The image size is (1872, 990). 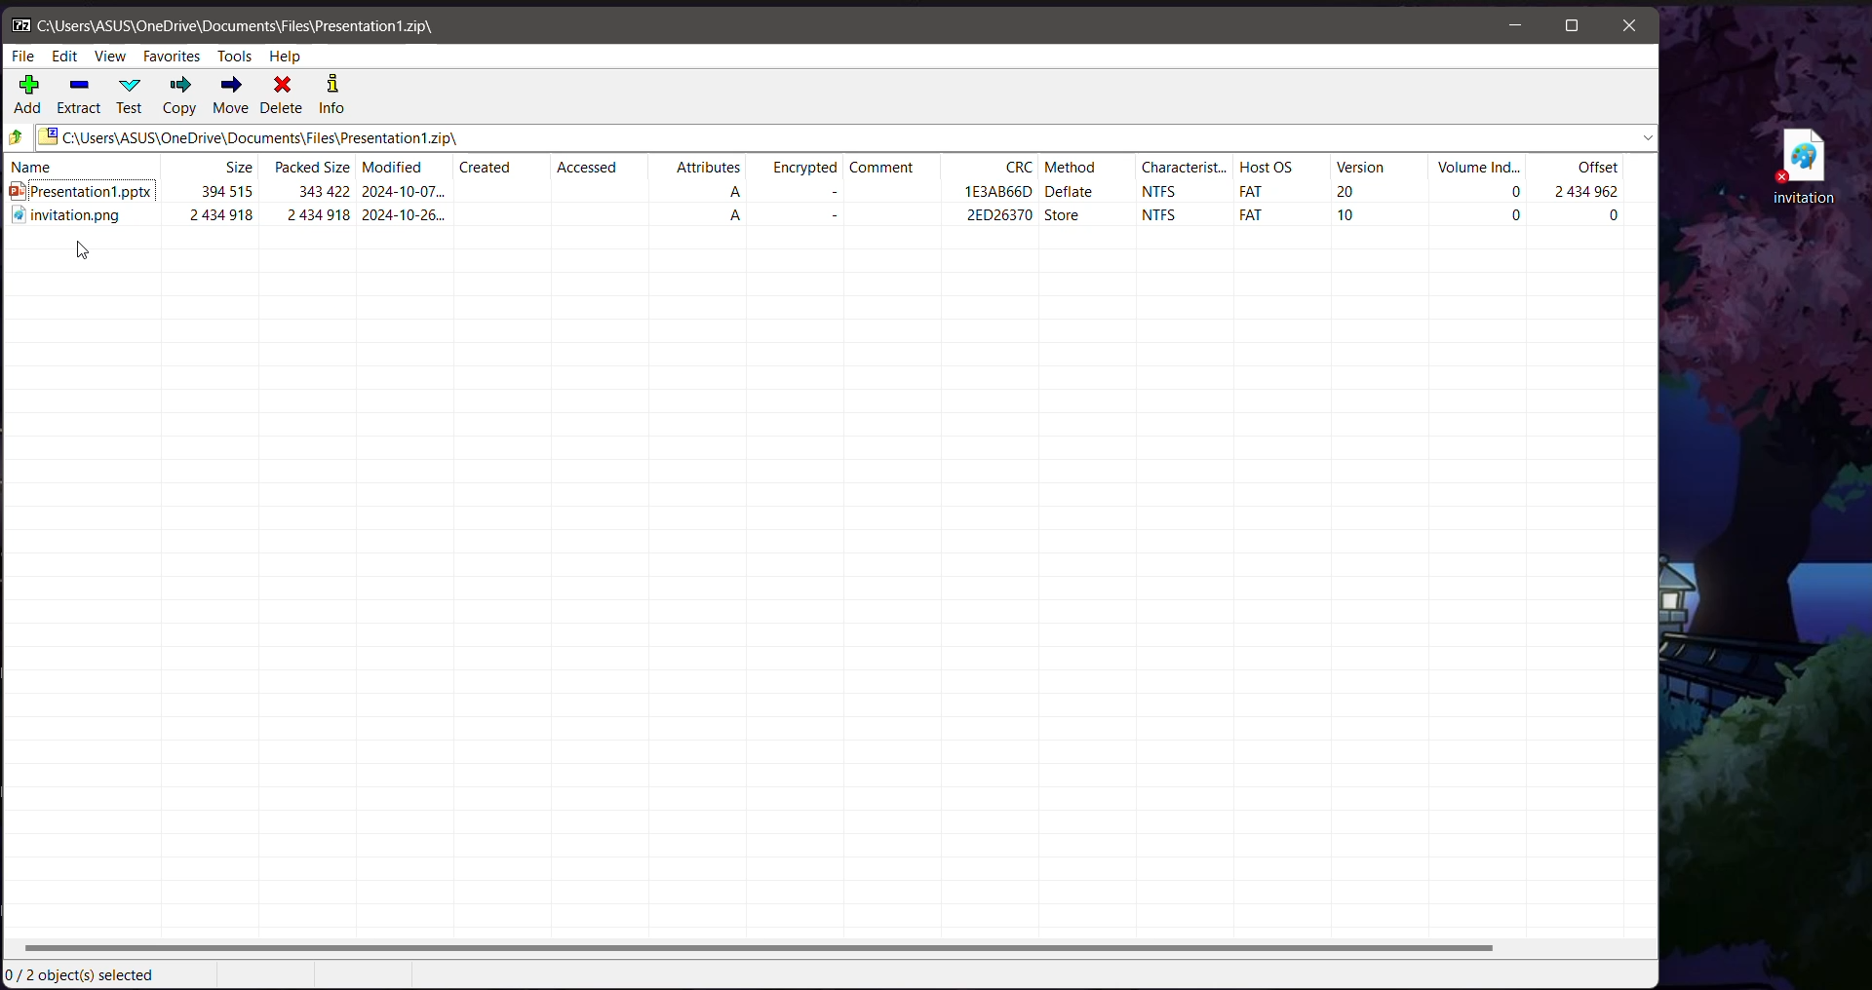 What do you see at coordinates (85, 251) in the screenshot?
I see `Cursor` at bounding box center [85, 251].